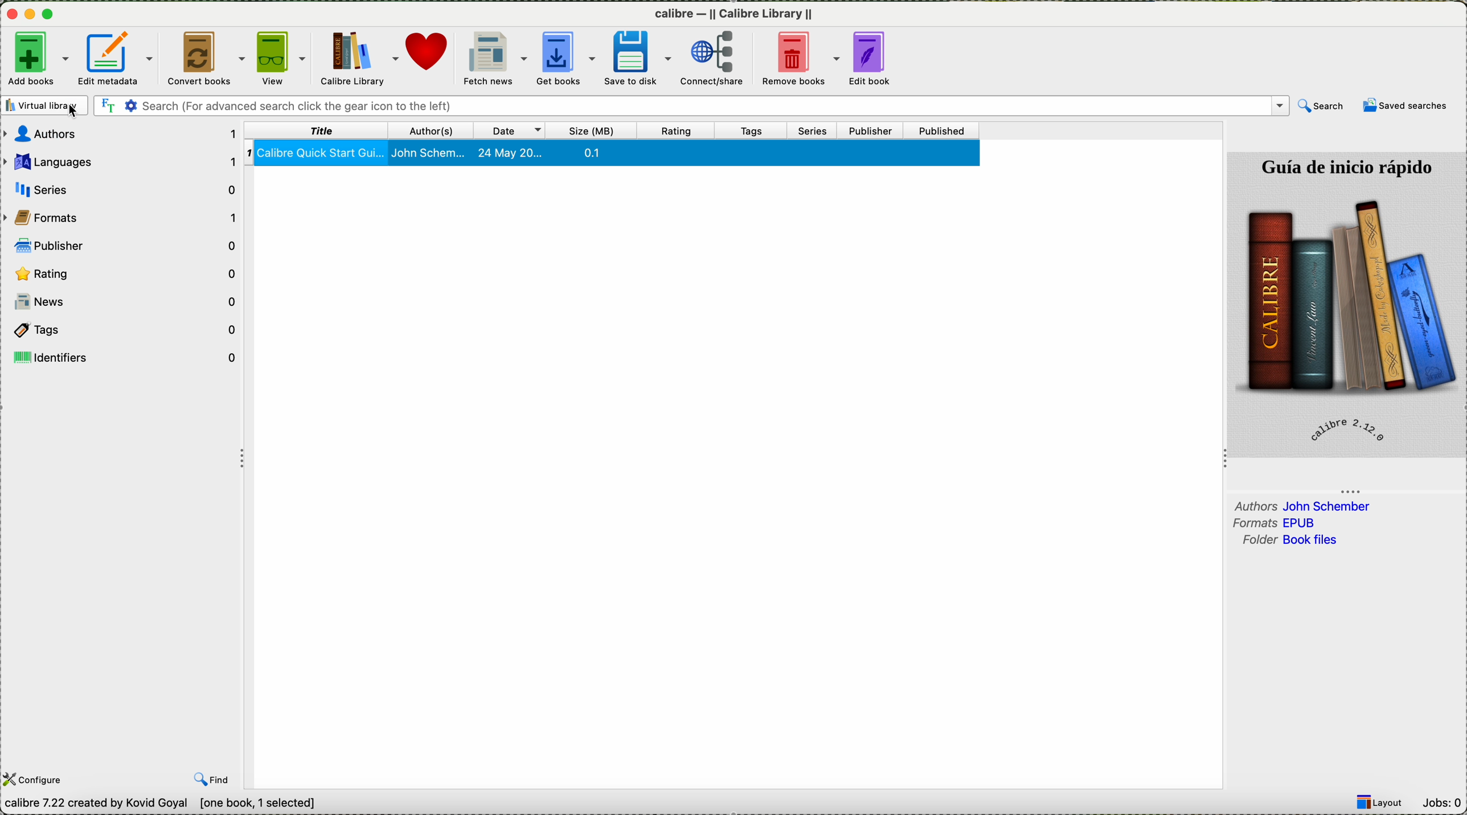  Describe the element at coordinates (1279, 523) in the screenshot. I see `formats ` at that location.